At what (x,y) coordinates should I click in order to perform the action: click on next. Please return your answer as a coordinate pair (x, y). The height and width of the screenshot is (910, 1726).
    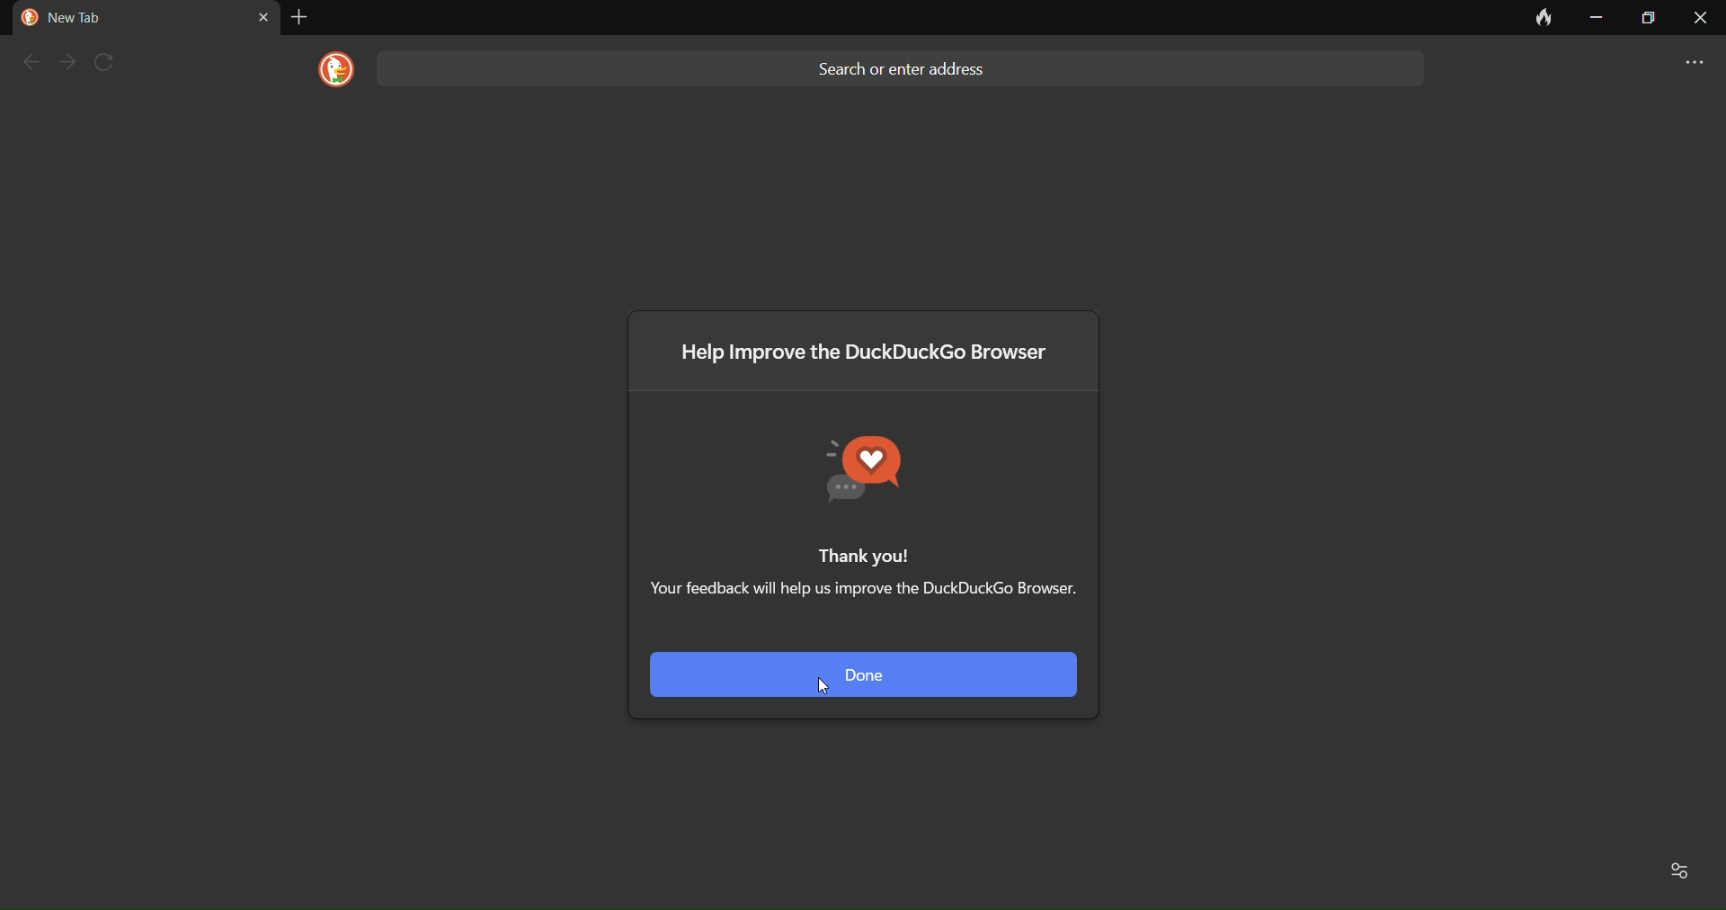
    Looking at the image, I should click on (69, 62).